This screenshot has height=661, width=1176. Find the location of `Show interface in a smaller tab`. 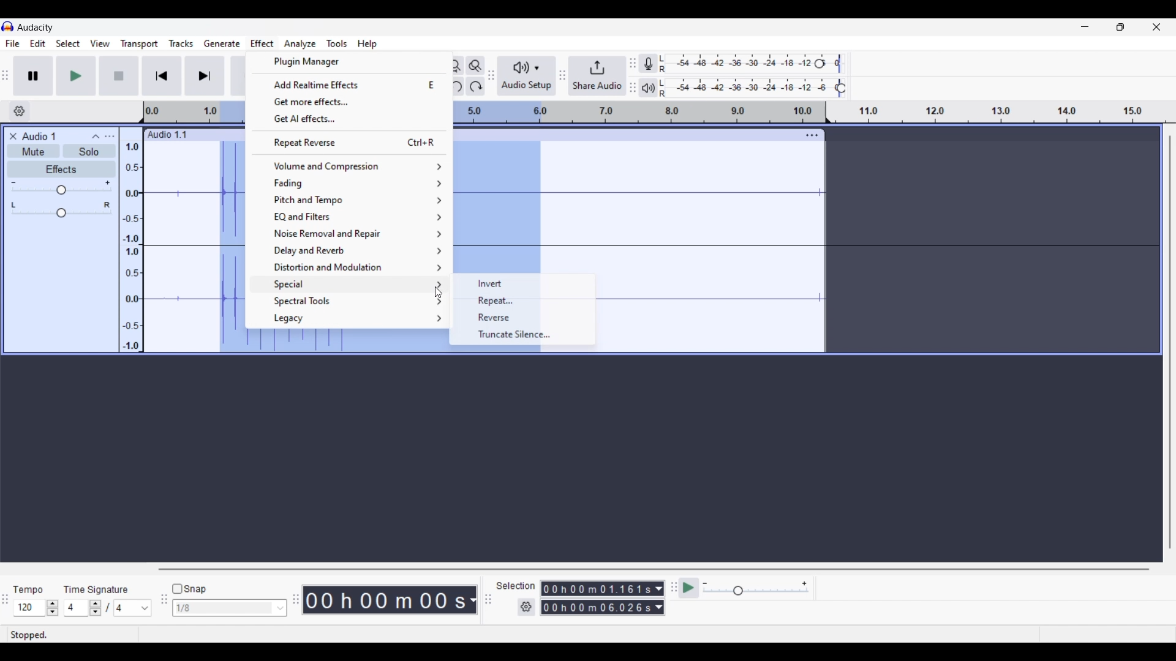

Show interface in a smaller tab is located at coordinates (1120, 27).